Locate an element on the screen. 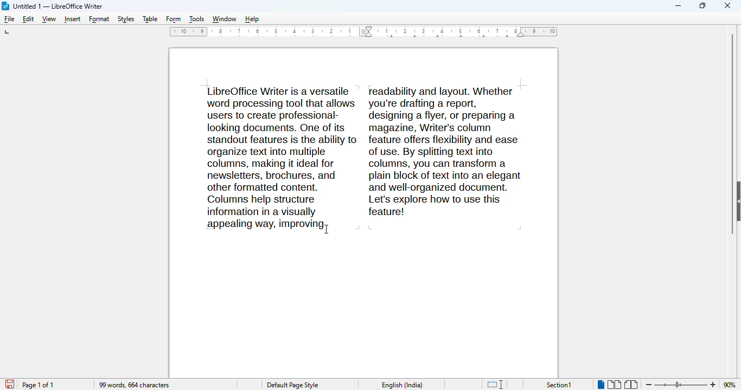 The height and width of the screenshot is (390, 741). 9, 10 is located at coordinates (544, 31).